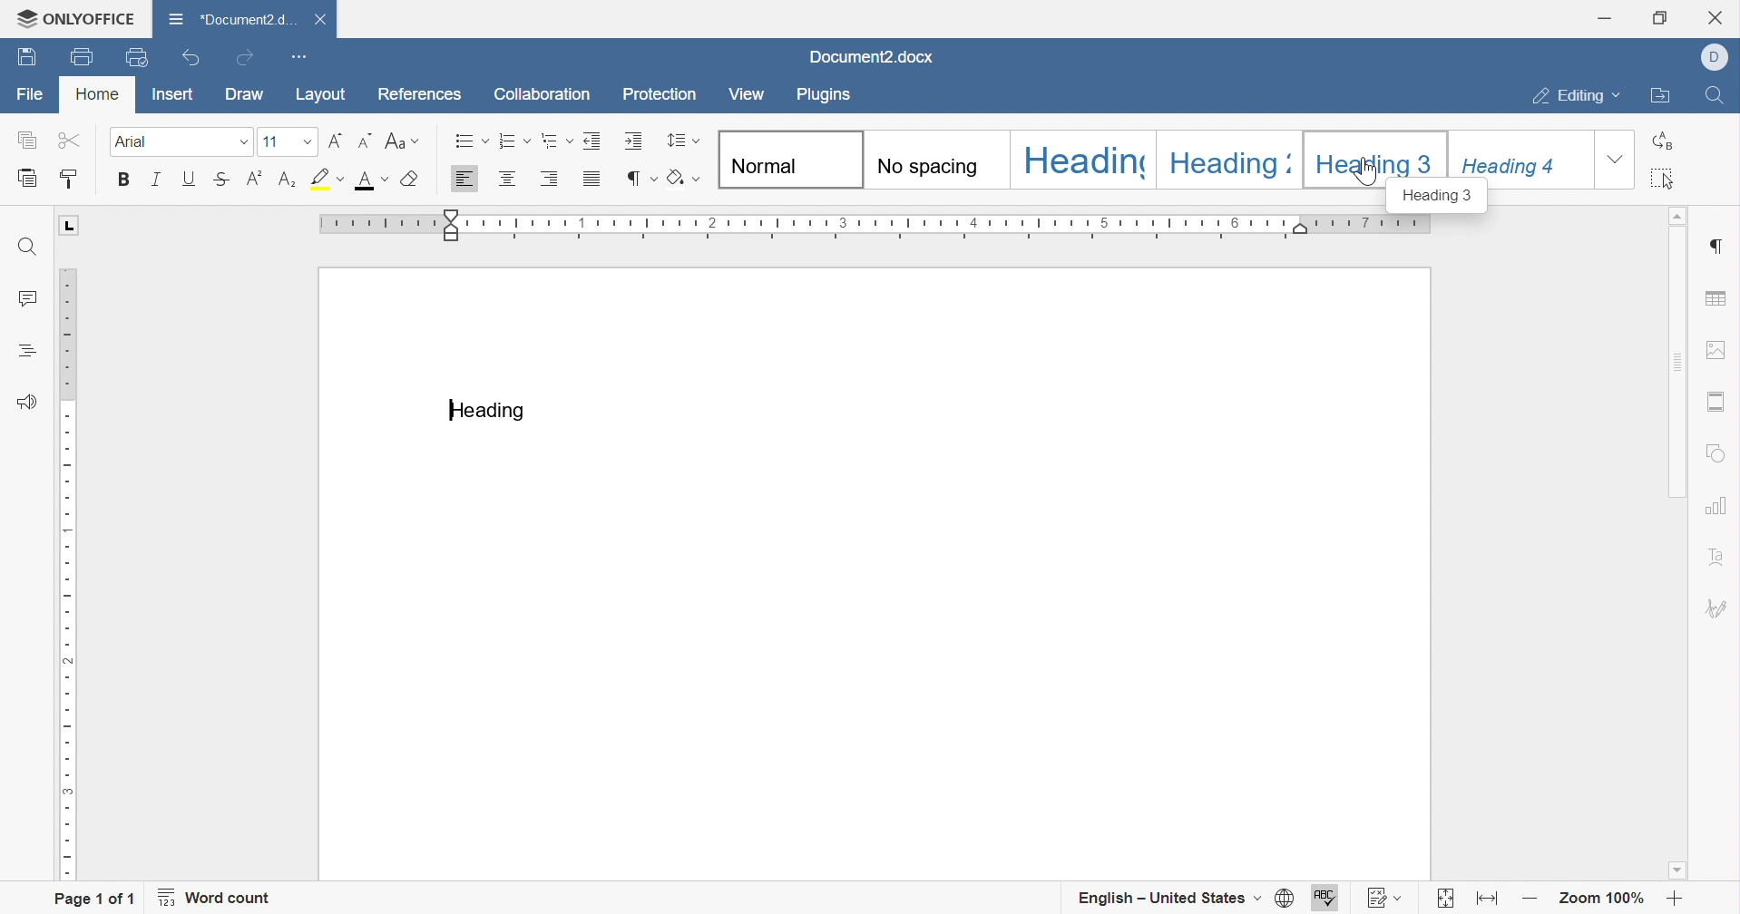 This screenshot has width=1740, height=914. I want to click on Font size, so click(283, 143).